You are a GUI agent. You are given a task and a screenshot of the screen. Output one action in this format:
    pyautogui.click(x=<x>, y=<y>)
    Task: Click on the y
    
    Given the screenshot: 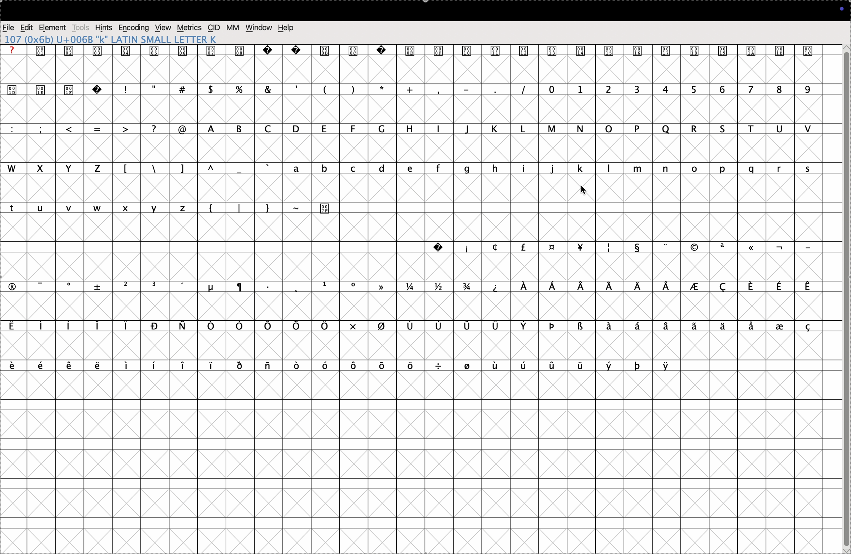 What is the action you would take?
    pyautogui.click(x=155, y=208)
    